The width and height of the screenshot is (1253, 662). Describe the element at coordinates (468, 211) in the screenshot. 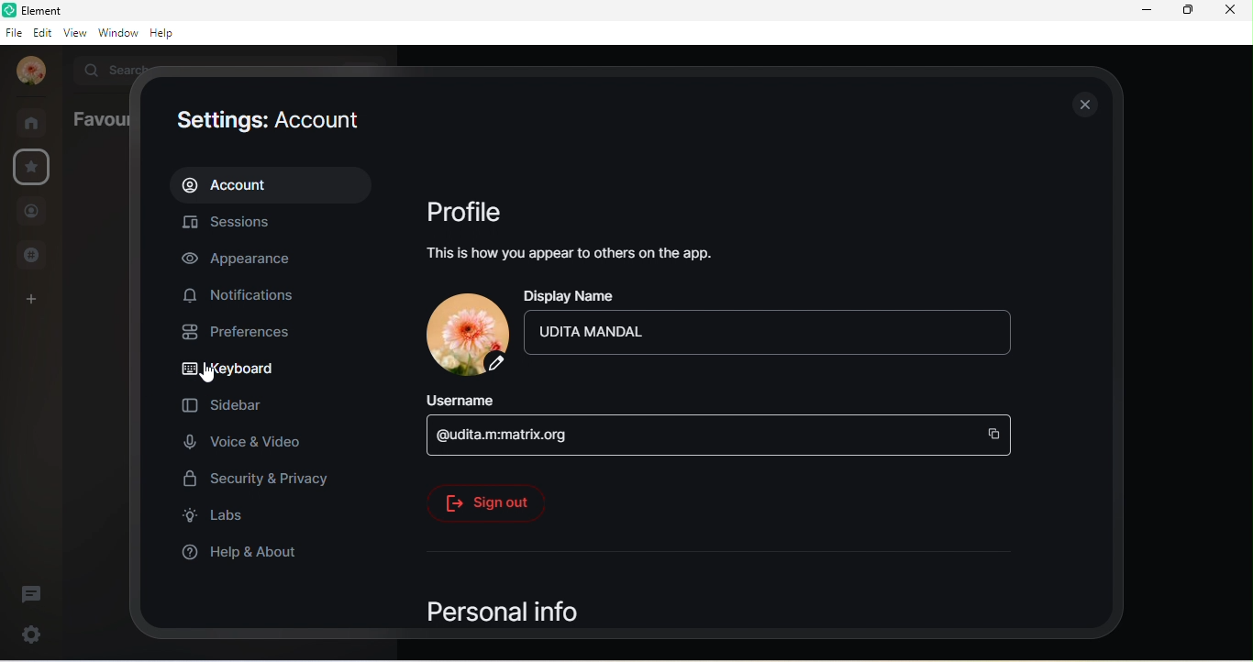

I see `profile` at that location.